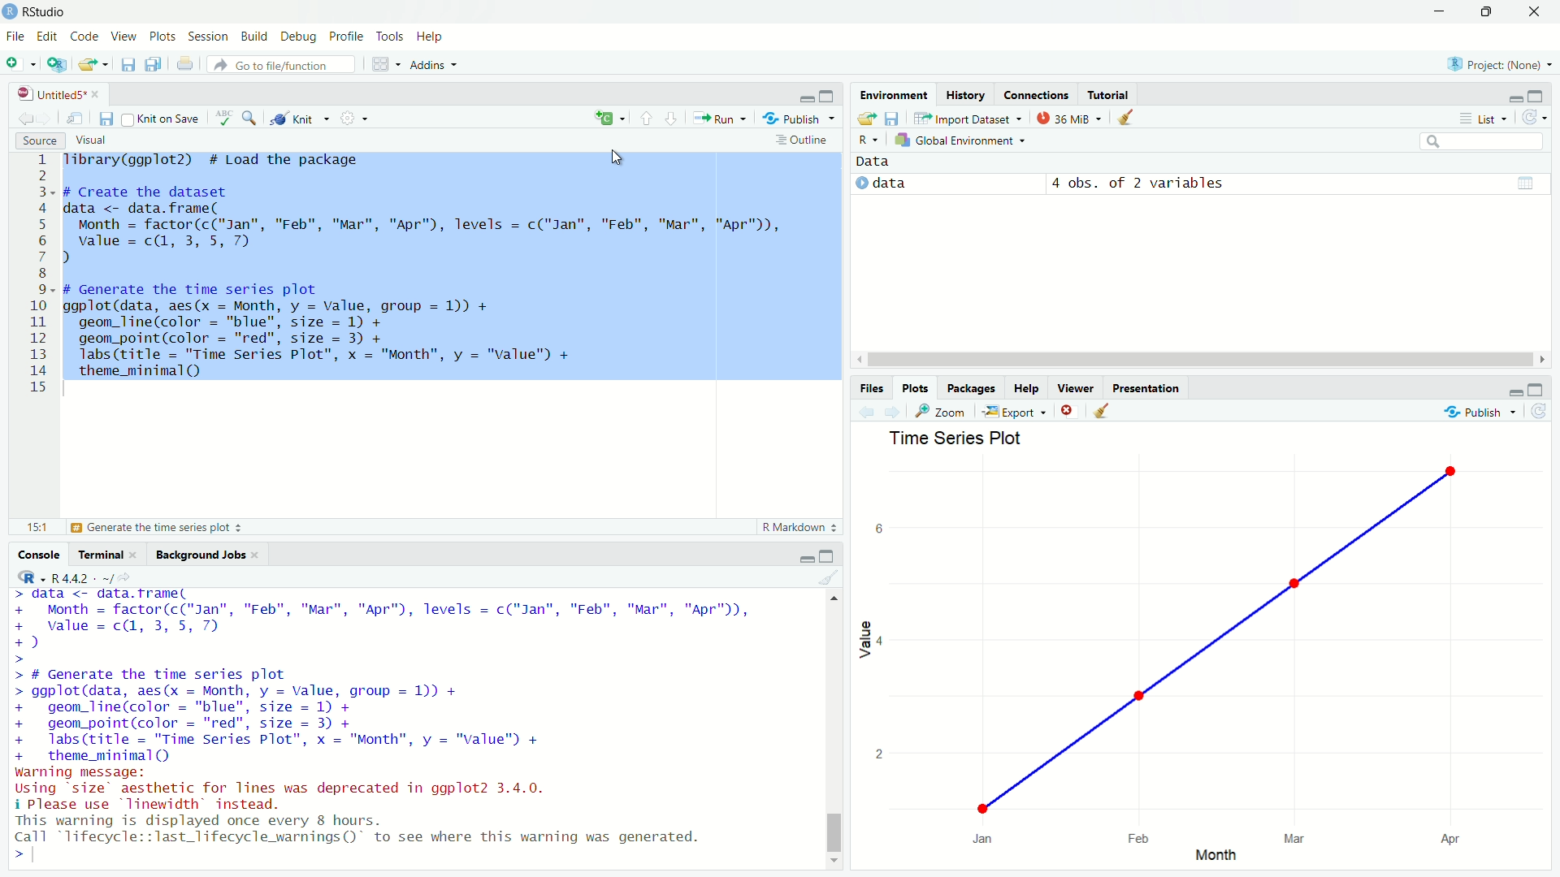  What do you see at coordinates (1103, 413) in the screenshot?
I see `clear all plots` at bounding box center [1103, 413].